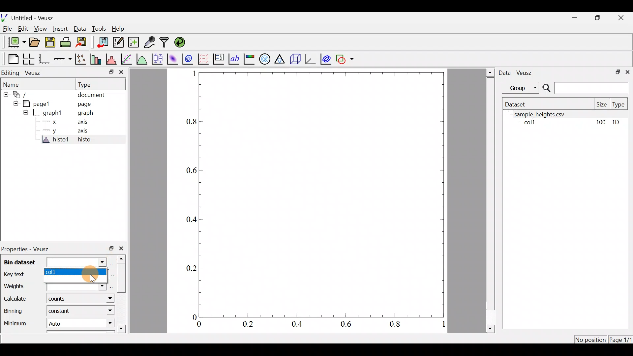 The height and width of the screenshot is (356, 633). Describe the element at coordinates (16, 321) in the screenshot. I see `Minimum` at that location.